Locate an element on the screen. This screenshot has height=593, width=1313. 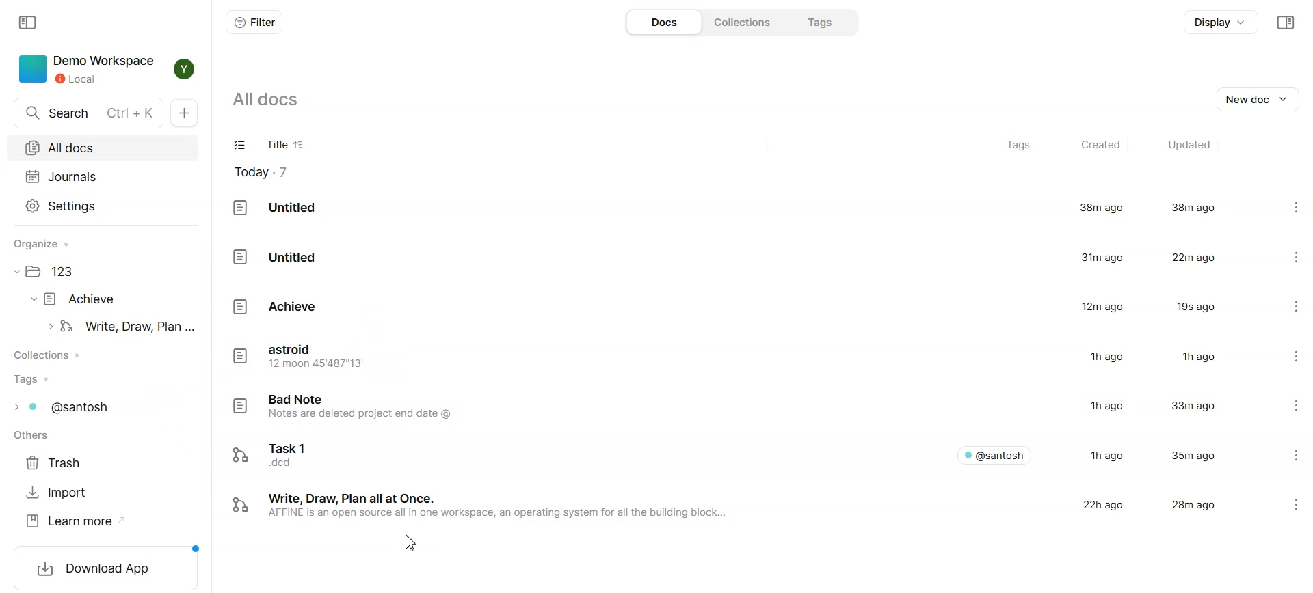
Journals is located at coordinates (102, 176).